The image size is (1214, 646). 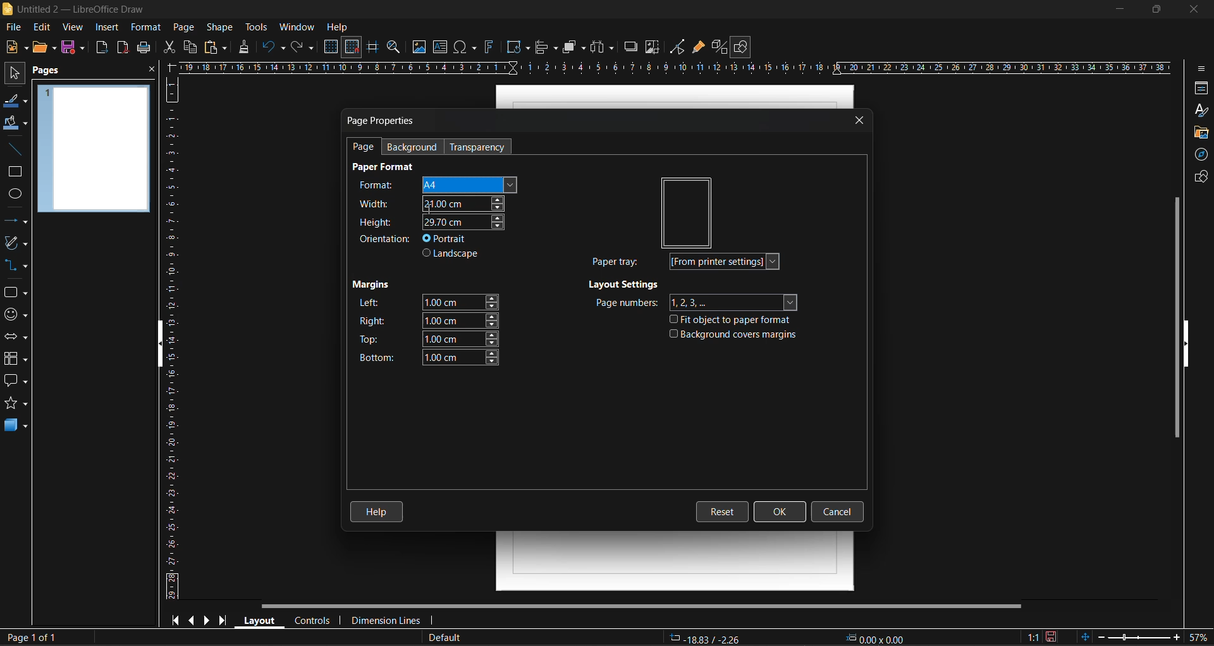 What do you see at coordinates (150, 71) in the screenshot?
I see `close` at bounding box center [150, 71].